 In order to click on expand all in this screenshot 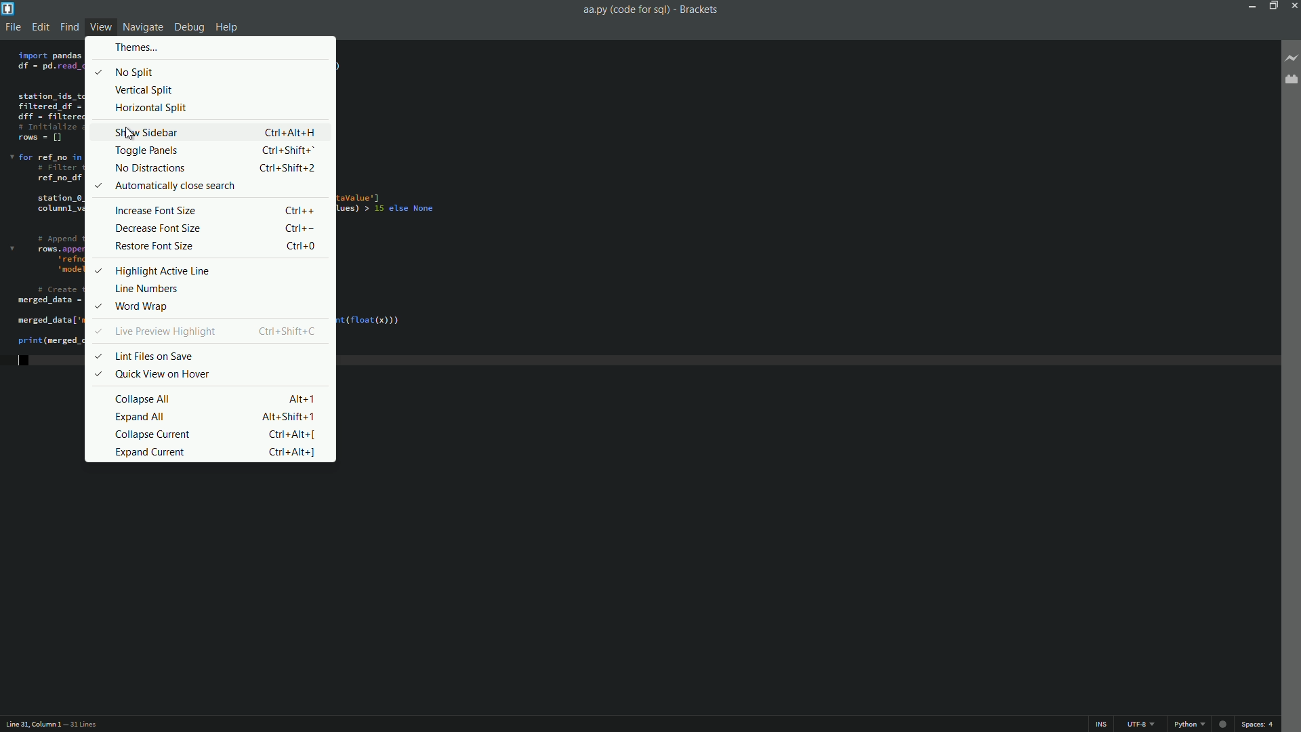, I will do `click(216, 416)`.